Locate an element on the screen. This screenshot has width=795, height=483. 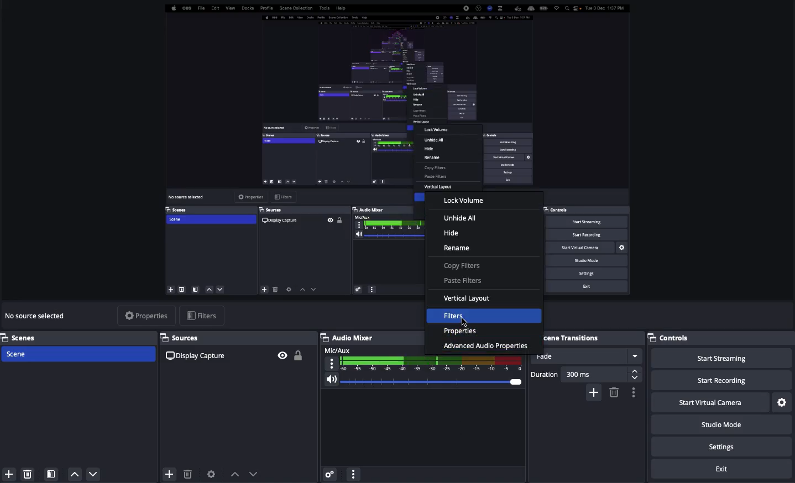
Scene transitions is located at coordinates (567, 338).